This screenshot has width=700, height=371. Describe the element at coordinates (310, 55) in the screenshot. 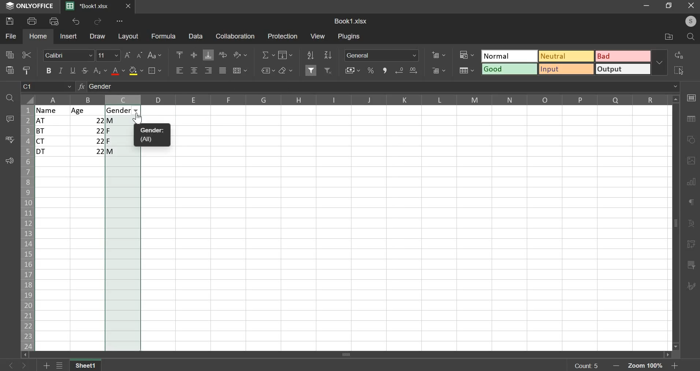

I see `sort` at that location.